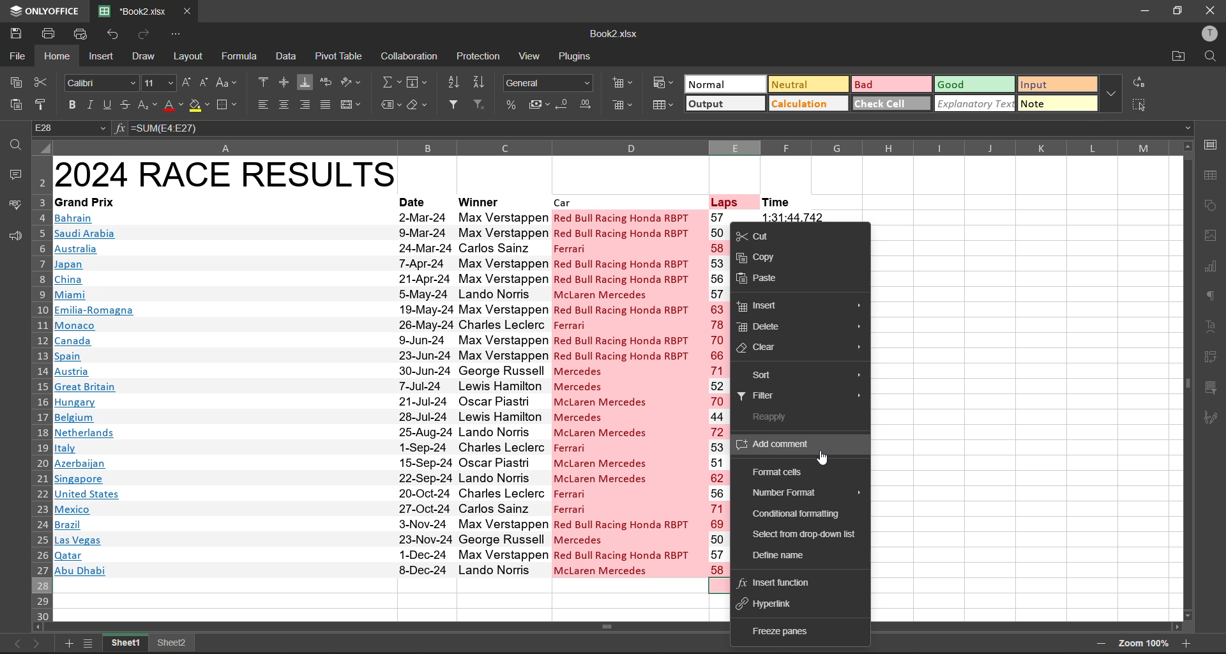 This screenshot has height=654, width=1226. I want to click on paste, so click(762, 279).